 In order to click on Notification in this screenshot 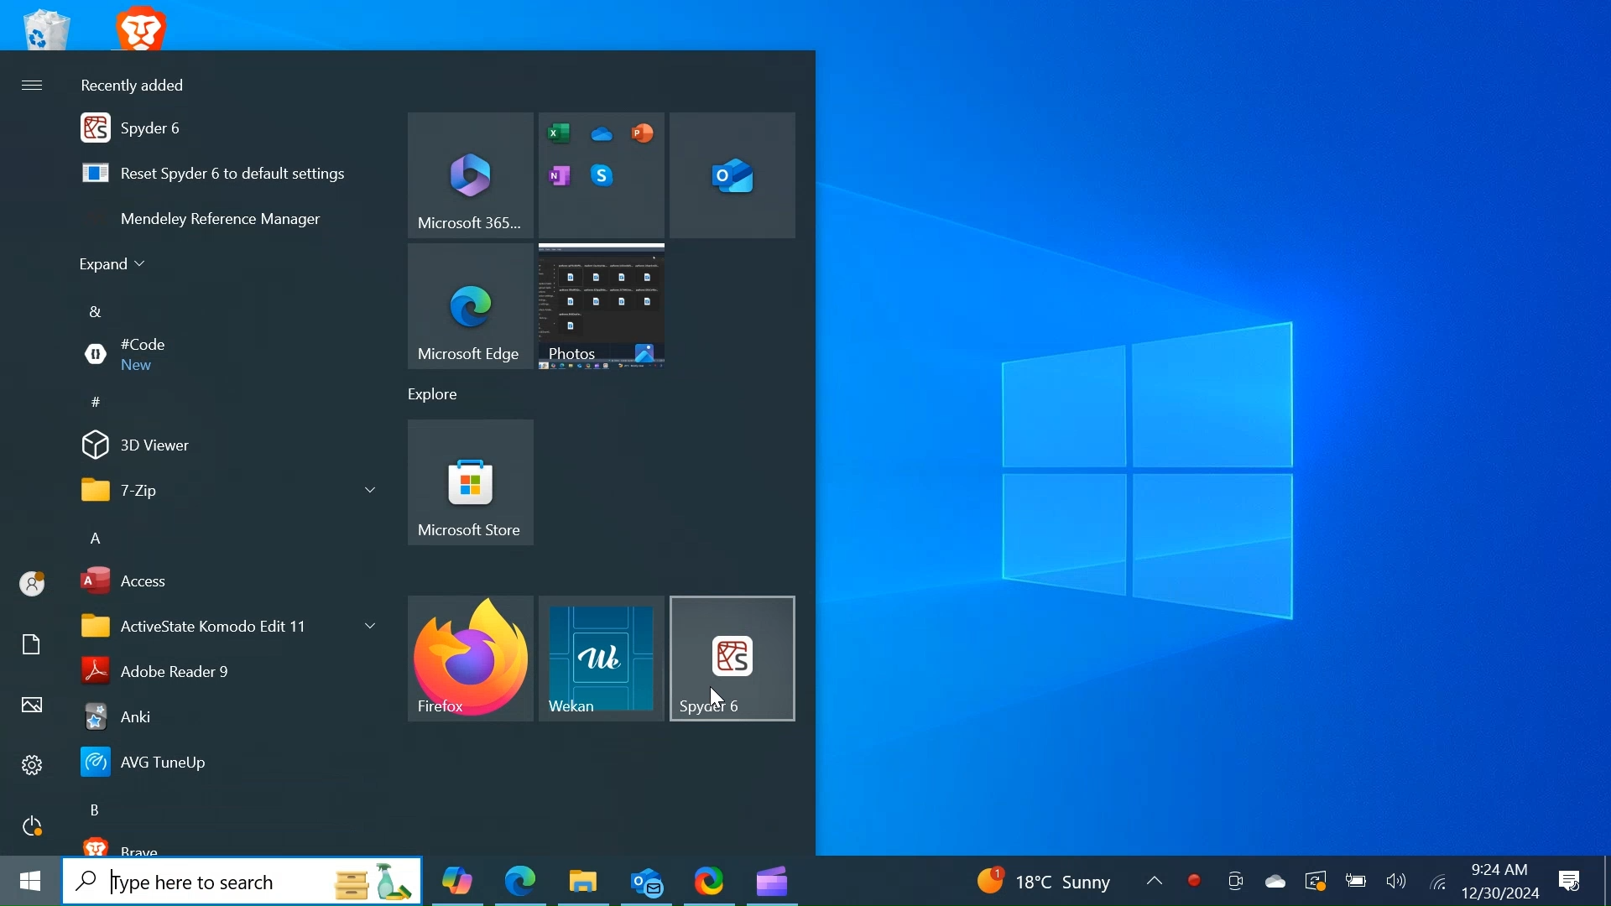, I will do `click(1567, 881)`.